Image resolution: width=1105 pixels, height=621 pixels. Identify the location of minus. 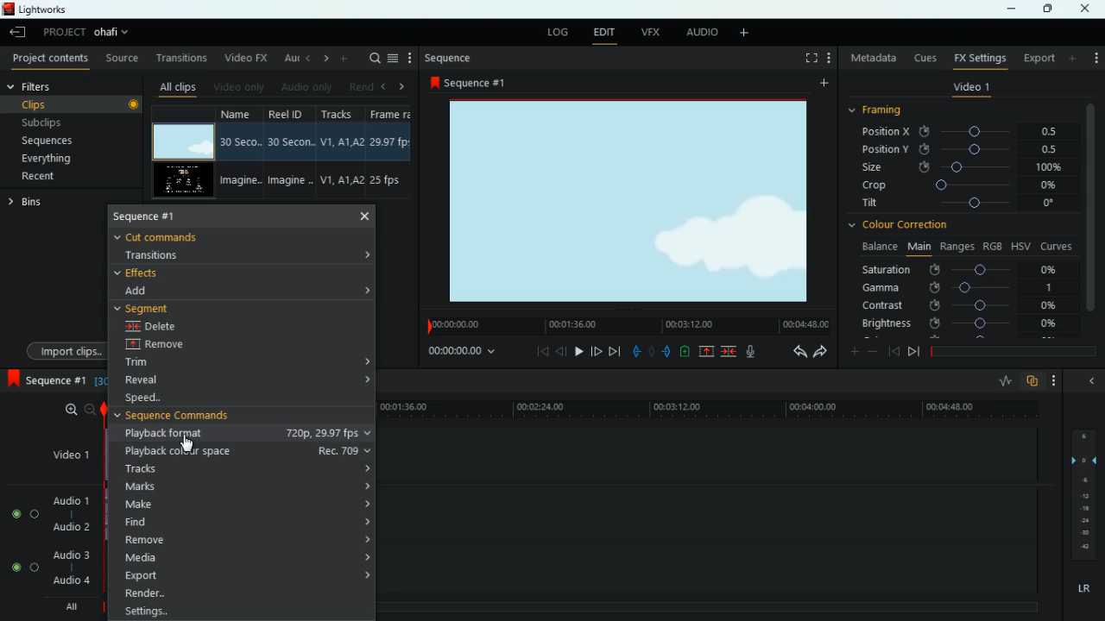
(872, 351).